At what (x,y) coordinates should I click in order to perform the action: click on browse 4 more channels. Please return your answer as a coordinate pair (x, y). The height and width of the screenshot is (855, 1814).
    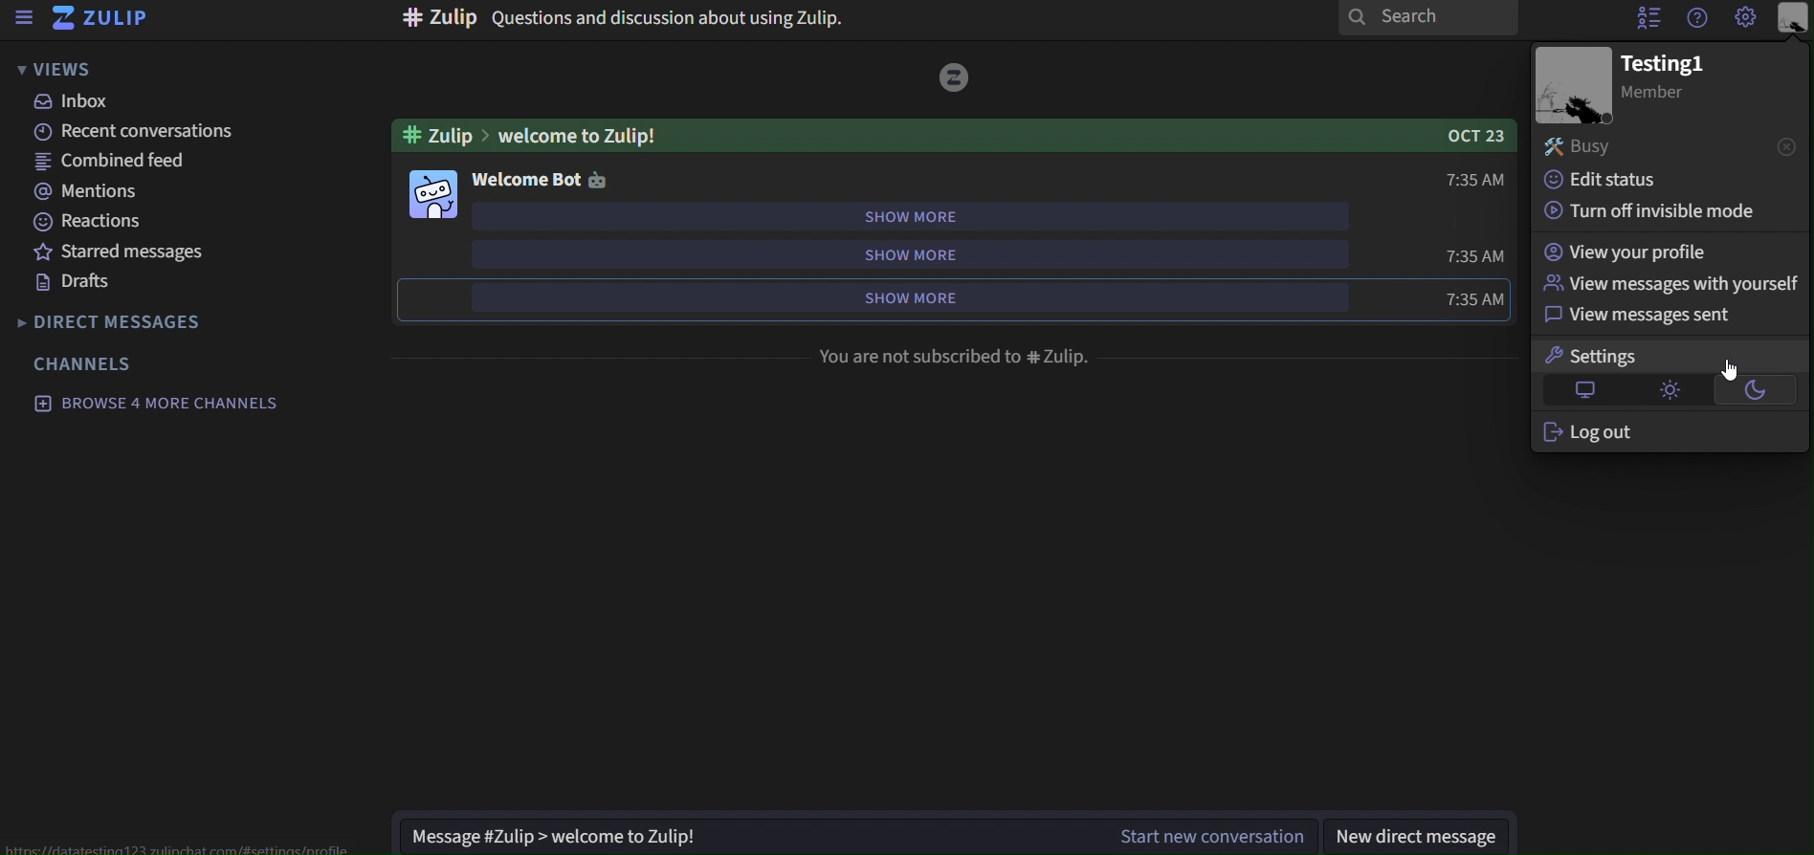
    Looking at the image, I should click on (160, 403).